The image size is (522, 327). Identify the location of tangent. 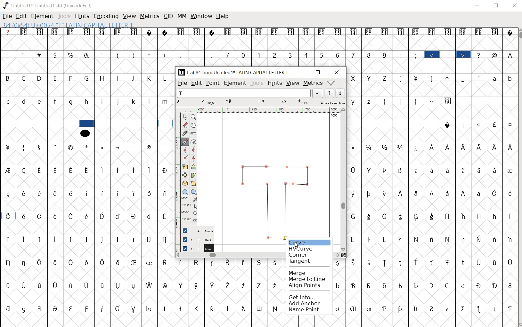
(304, 262).